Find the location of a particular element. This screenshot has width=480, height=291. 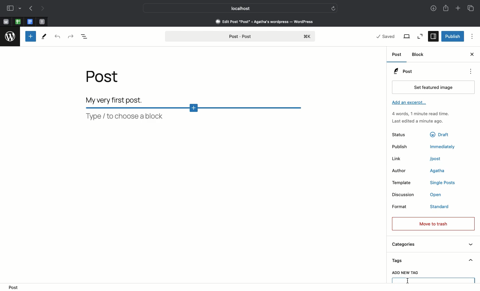

Link is located at coordinates (398, 159).